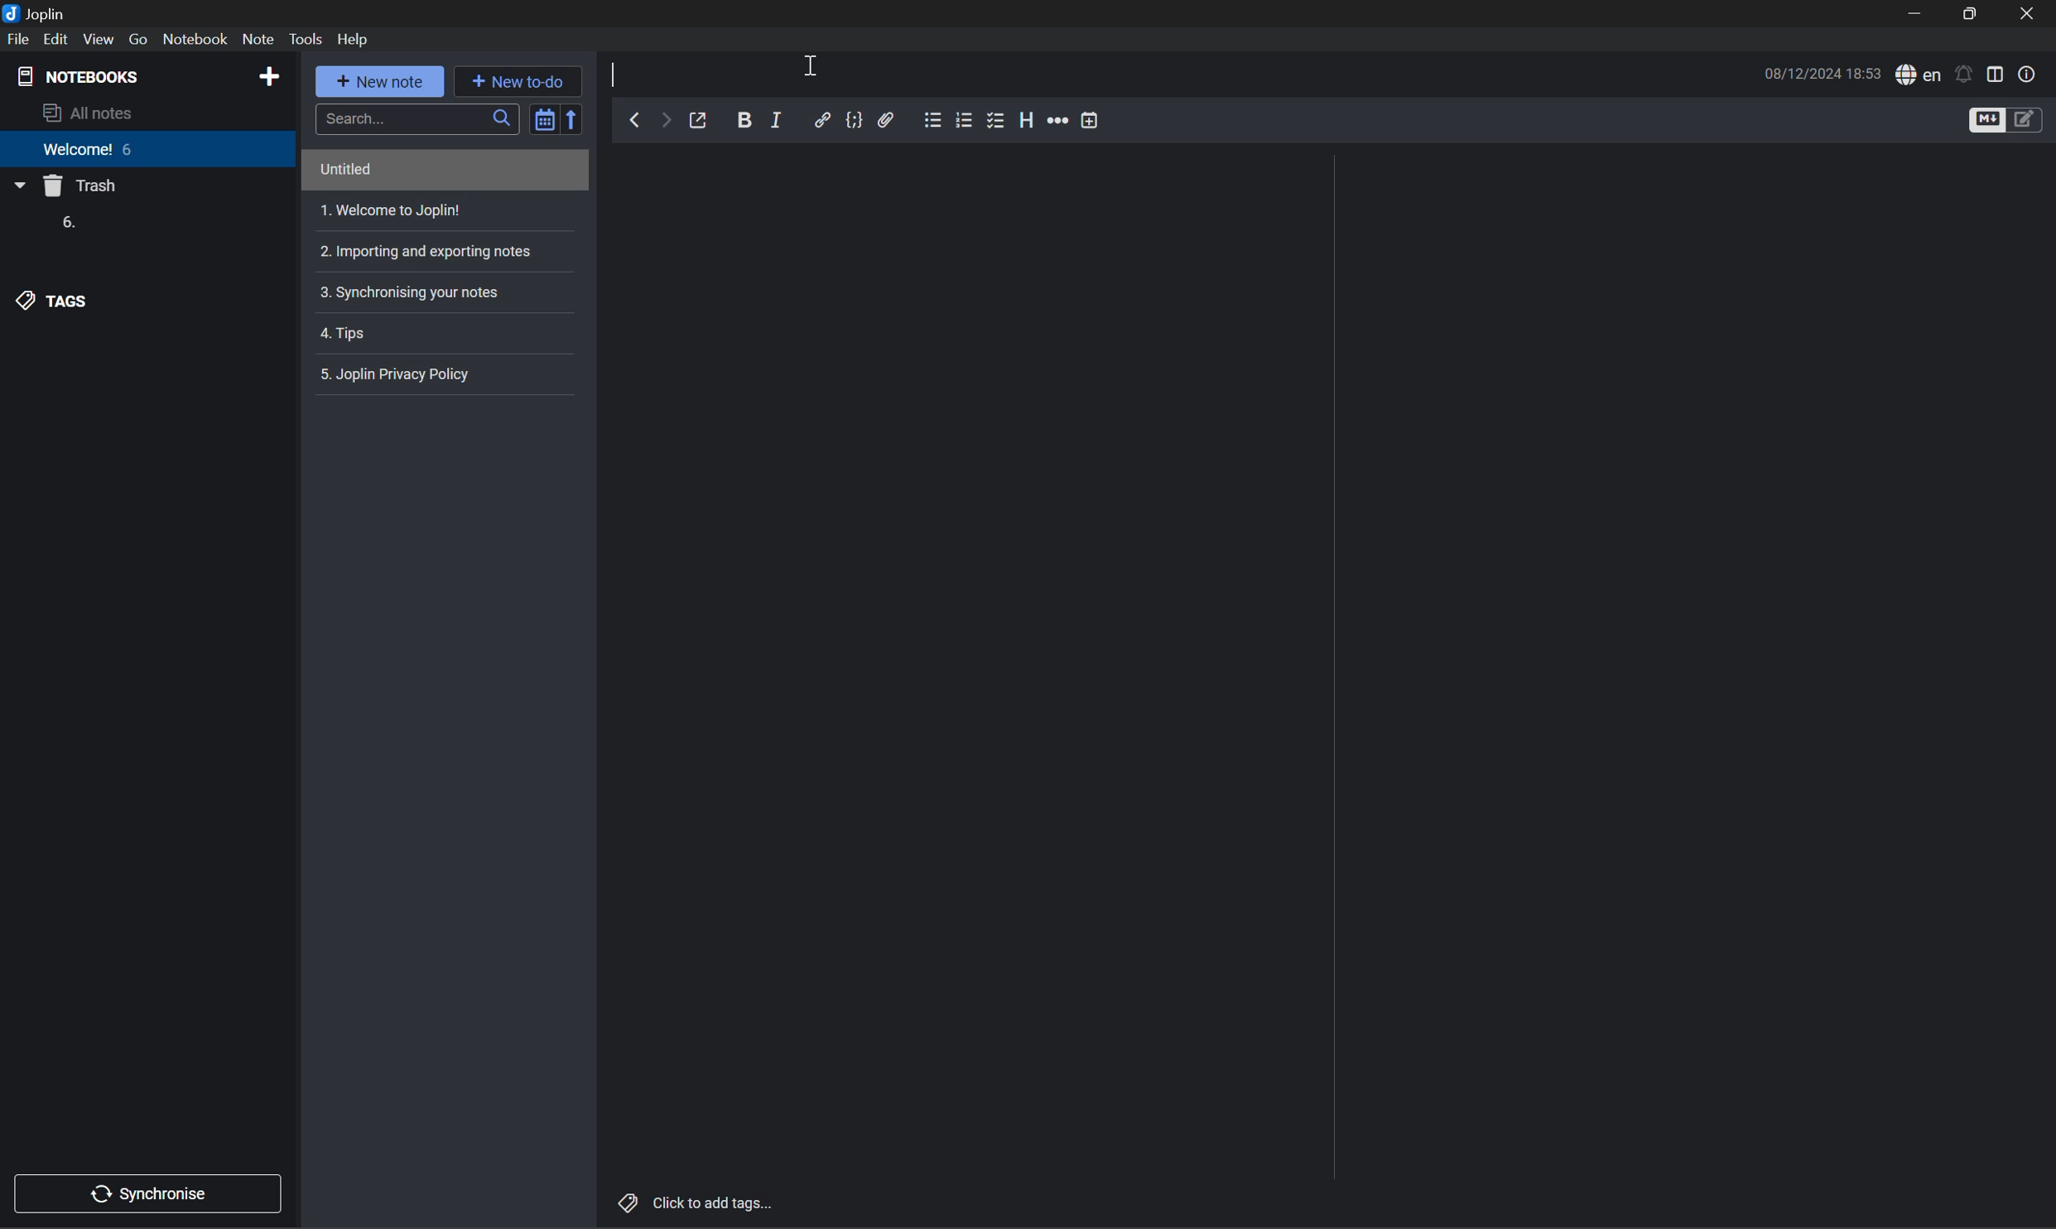 The width and height of the screenshot is (2056, 1229). What do you see at coordinates (93, 113) in the screenshot?
I see `All notes` at bounding box center [93, 113].